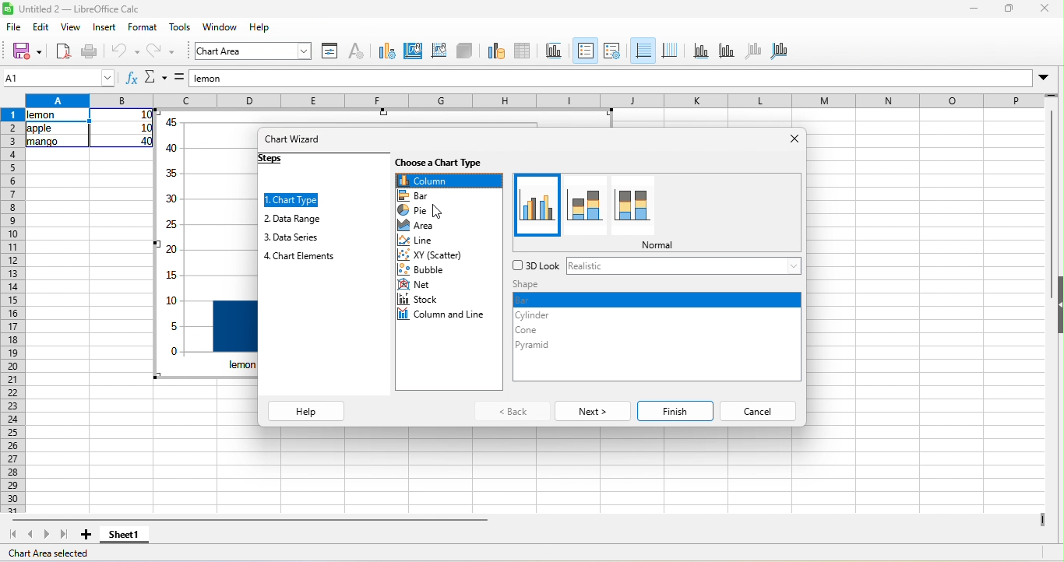 The image size is (1064, 562). What do you see at coordinates (12, 311) in the screenshot?
I see `rows` at bounding box center [12, 311].